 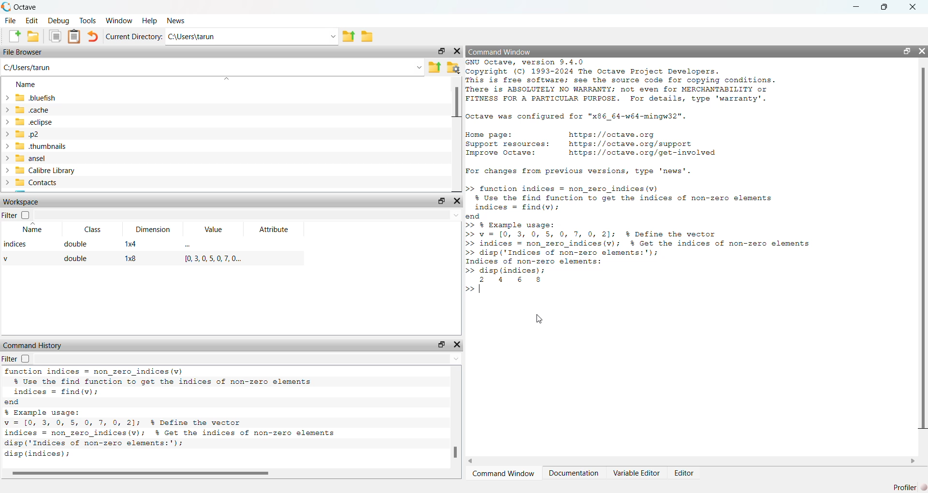 I want to click on cursor, so click(x=543, y=320).